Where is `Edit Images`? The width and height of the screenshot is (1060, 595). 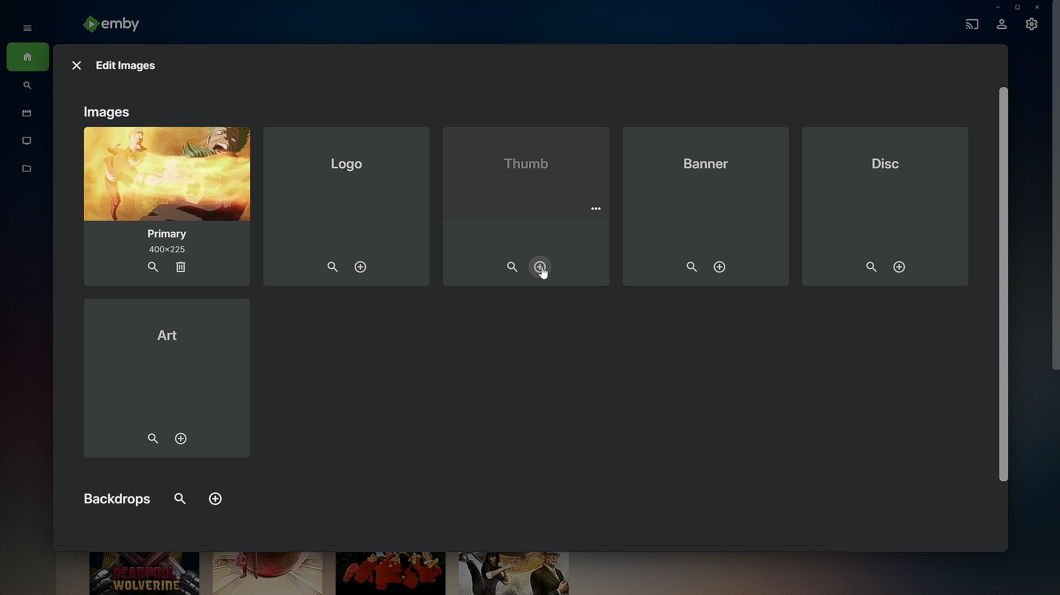 Edit Images is located at coordinates (128, 66).